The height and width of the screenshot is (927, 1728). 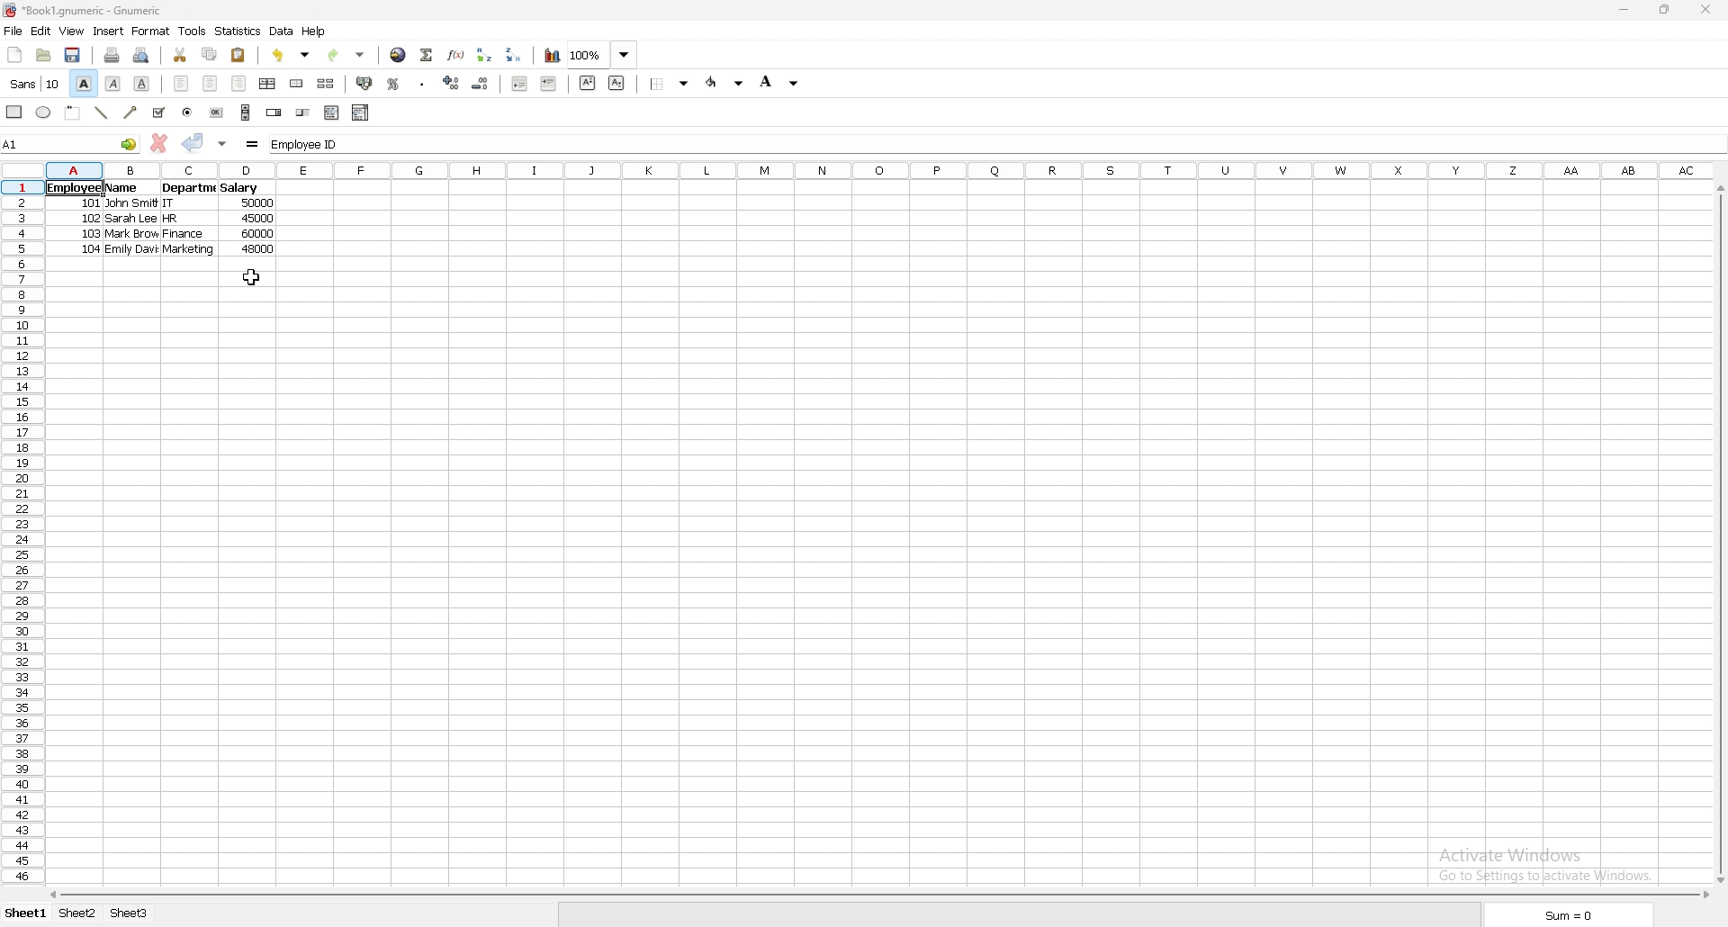 I want to click on merge, so click(x=298, y=84).